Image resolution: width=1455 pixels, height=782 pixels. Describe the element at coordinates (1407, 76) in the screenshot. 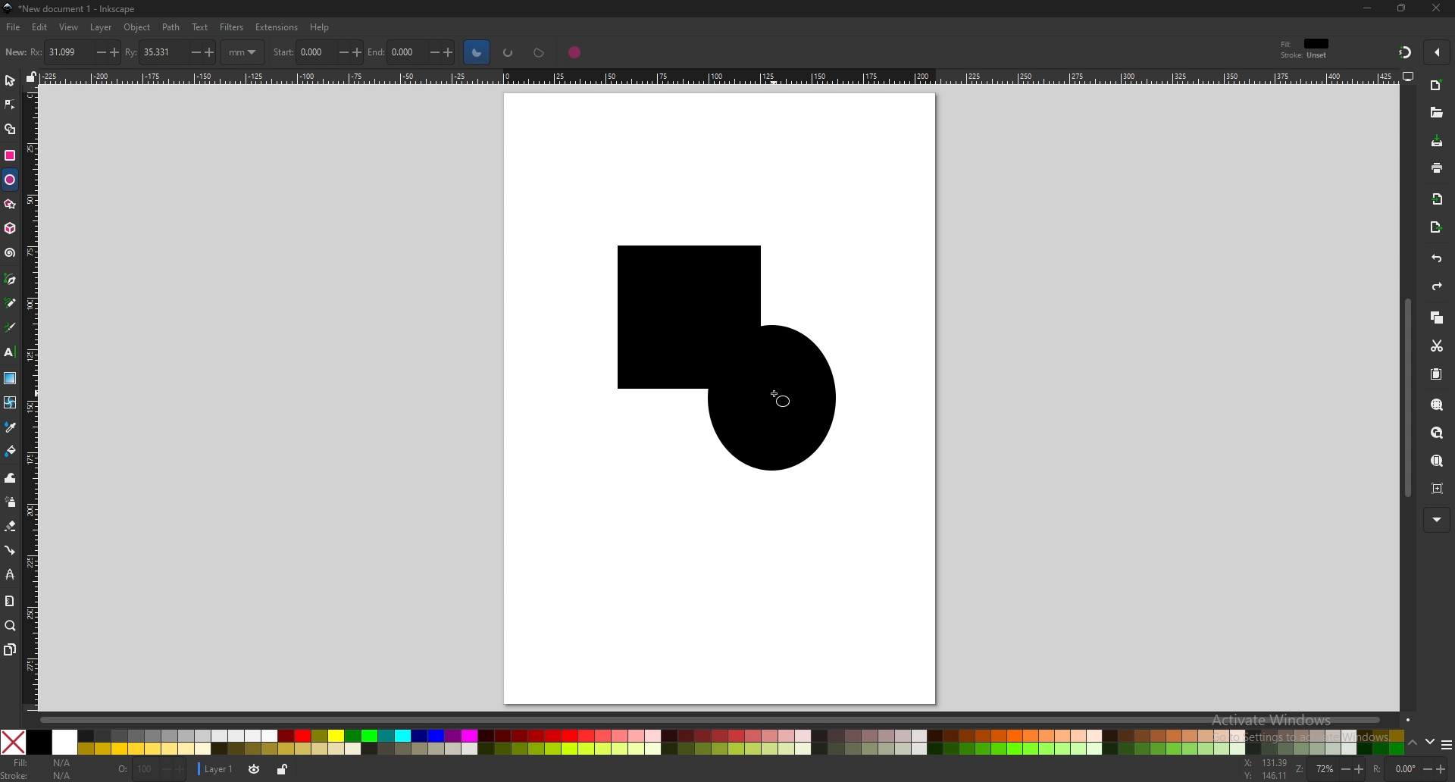

I see `display options` at that location.